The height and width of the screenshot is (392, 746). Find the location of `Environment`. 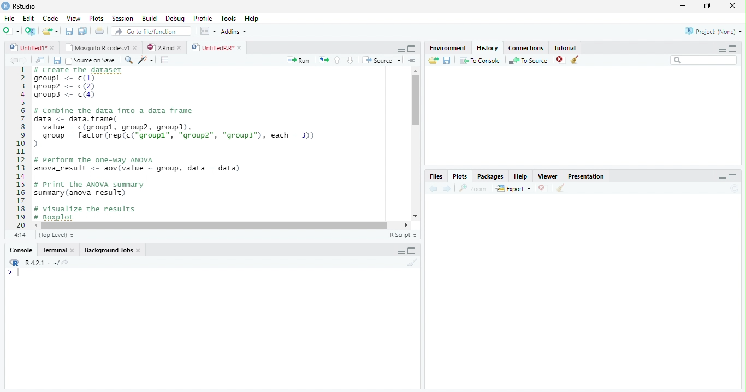

Environment is located at coordinates (448, 48).